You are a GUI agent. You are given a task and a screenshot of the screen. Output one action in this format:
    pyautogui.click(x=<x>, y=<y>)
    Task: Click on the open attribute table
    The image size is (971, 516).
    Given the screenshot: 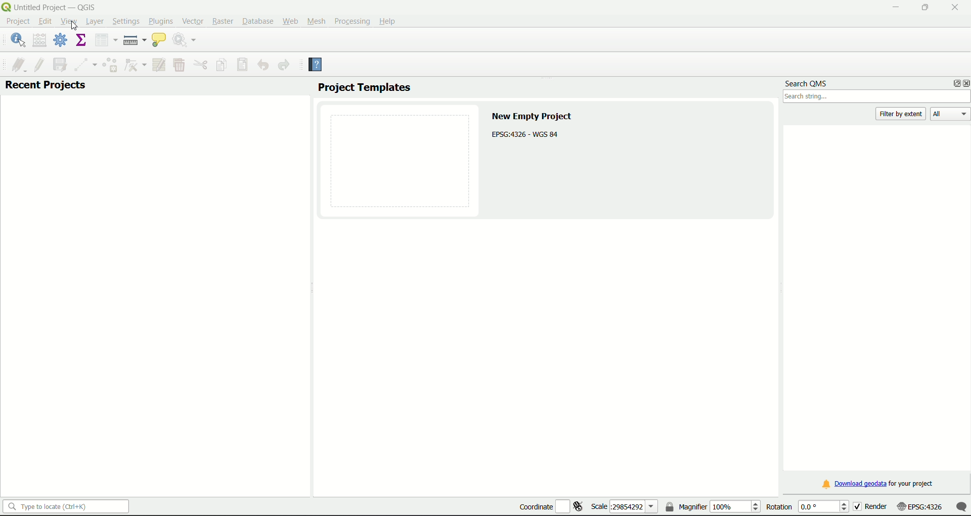 What is the action you would take?
    pyautogui.click(x=105, y=40)
    